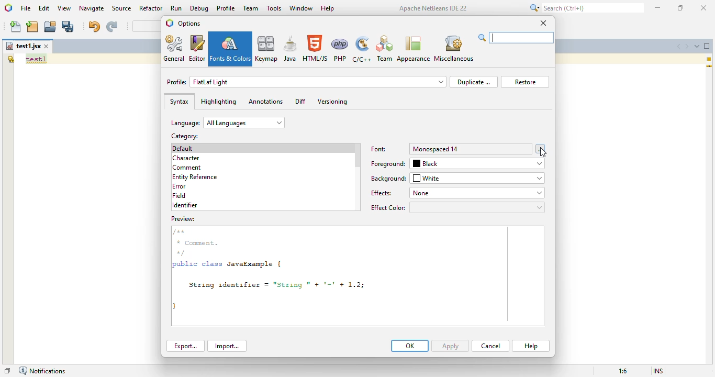  What do you see at coordinates (69, 26) in the screenshot?
I see `save all` at bounding box center [69, 26].